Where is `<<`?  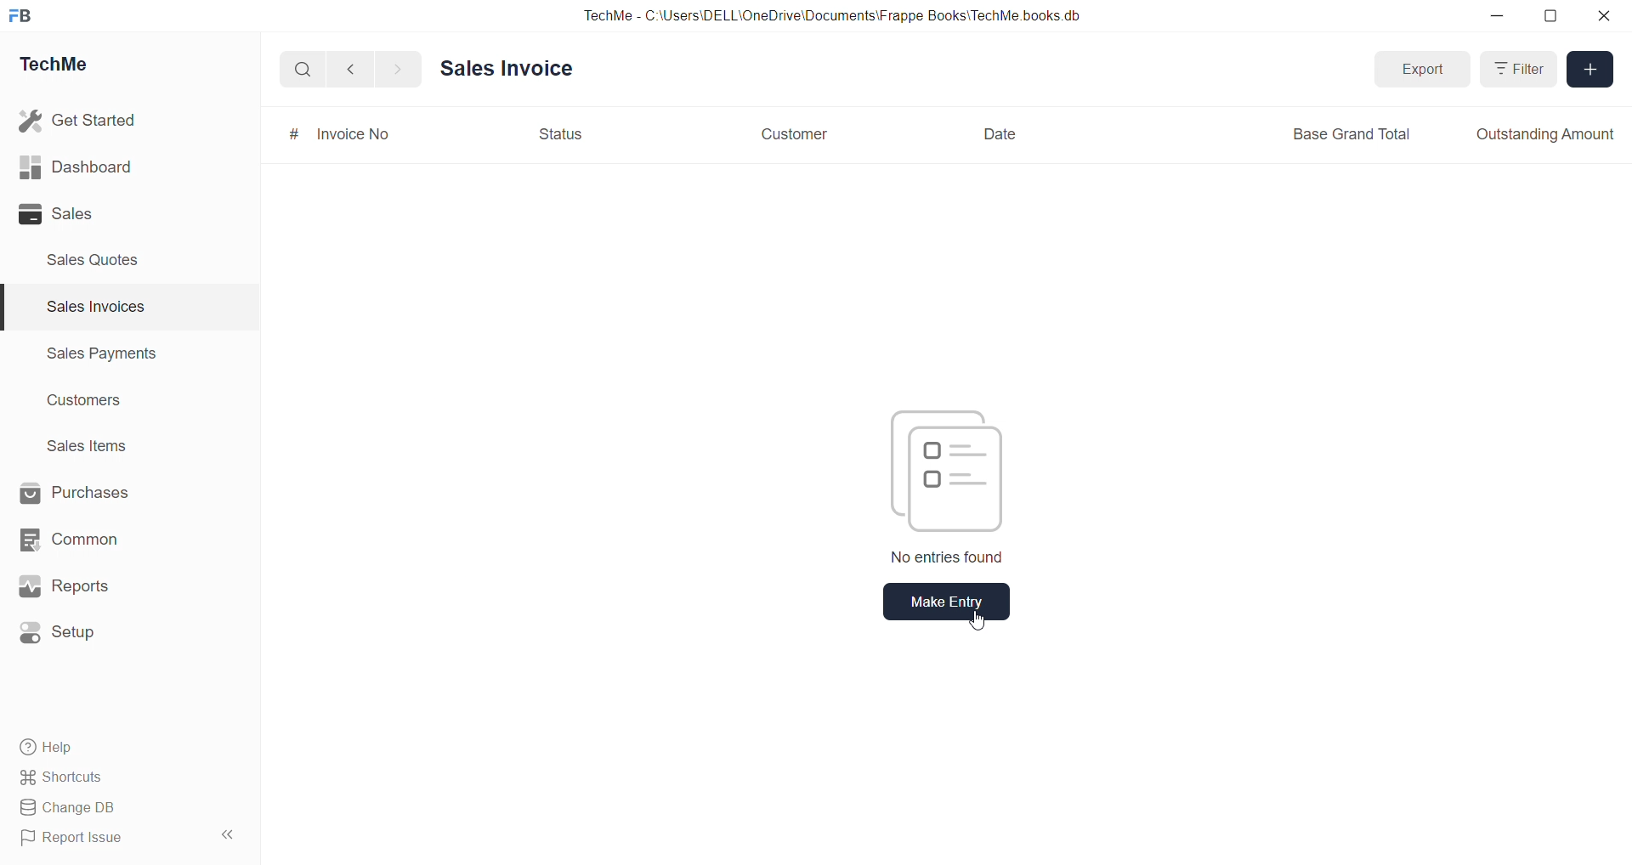 << is located at coordinates (226, 834).